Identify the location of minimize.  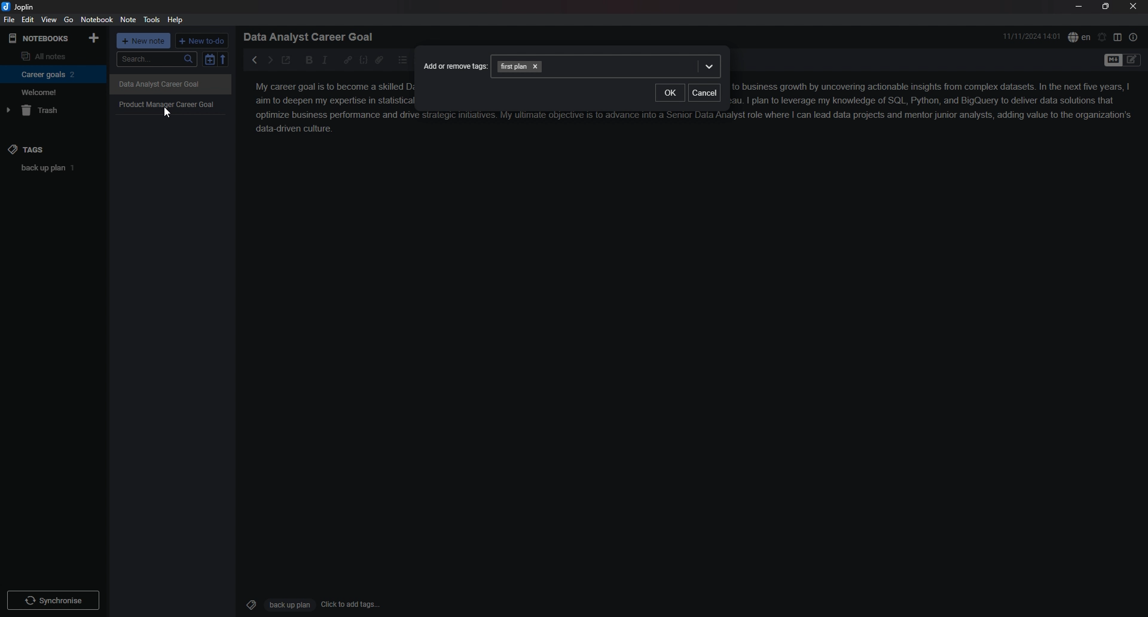
(1078, 6).